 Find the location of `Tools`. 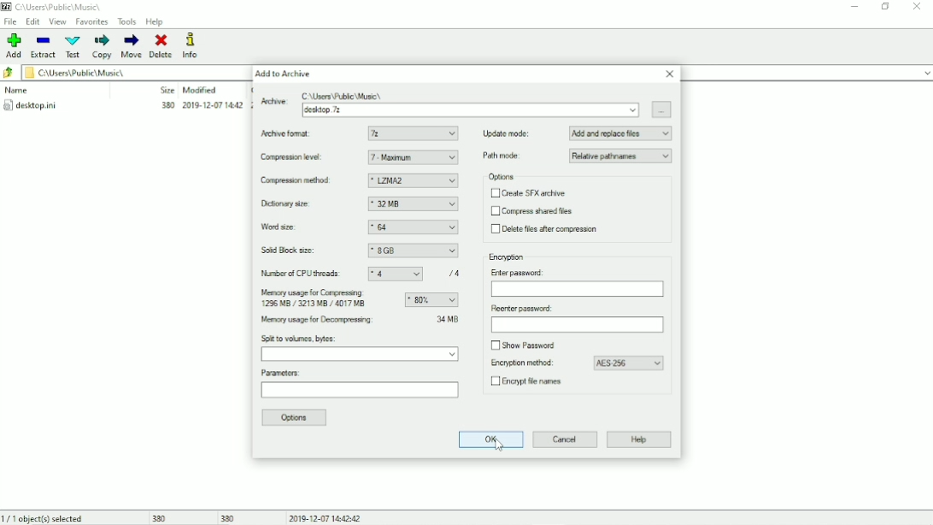

Tools is located at coordinates (127, 22).